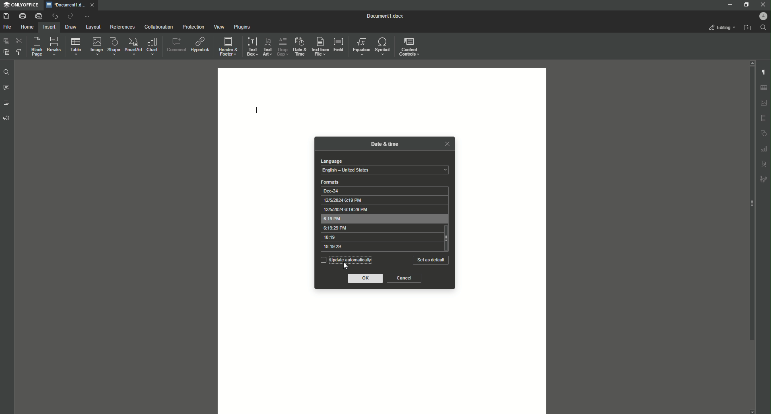 This screenshot has width=771, height=414. I want to click on 6:19:29 PM, so click(380, 228).